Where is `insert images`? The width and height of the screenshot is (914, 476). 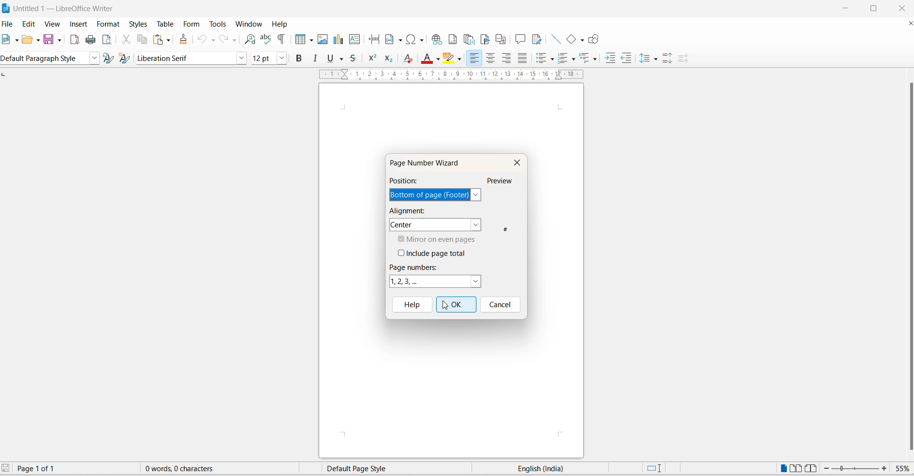
insert images is located at coordinates (323, 40).